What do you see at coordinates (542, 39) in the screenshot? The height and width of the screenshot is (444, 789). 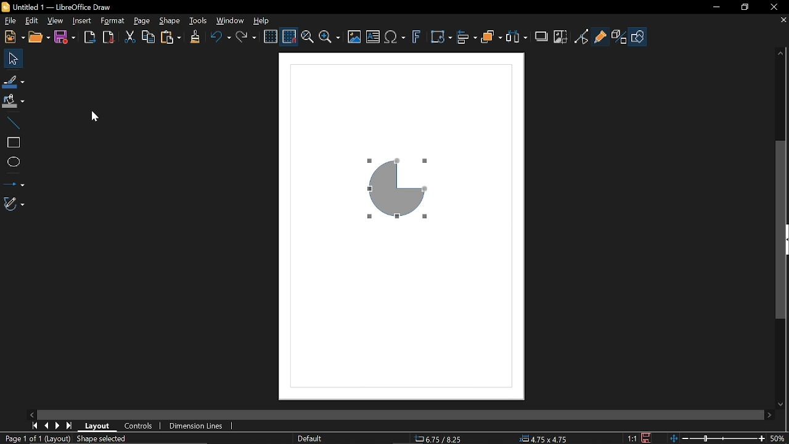 I see `Shadow` at bounding box center [542, 39].